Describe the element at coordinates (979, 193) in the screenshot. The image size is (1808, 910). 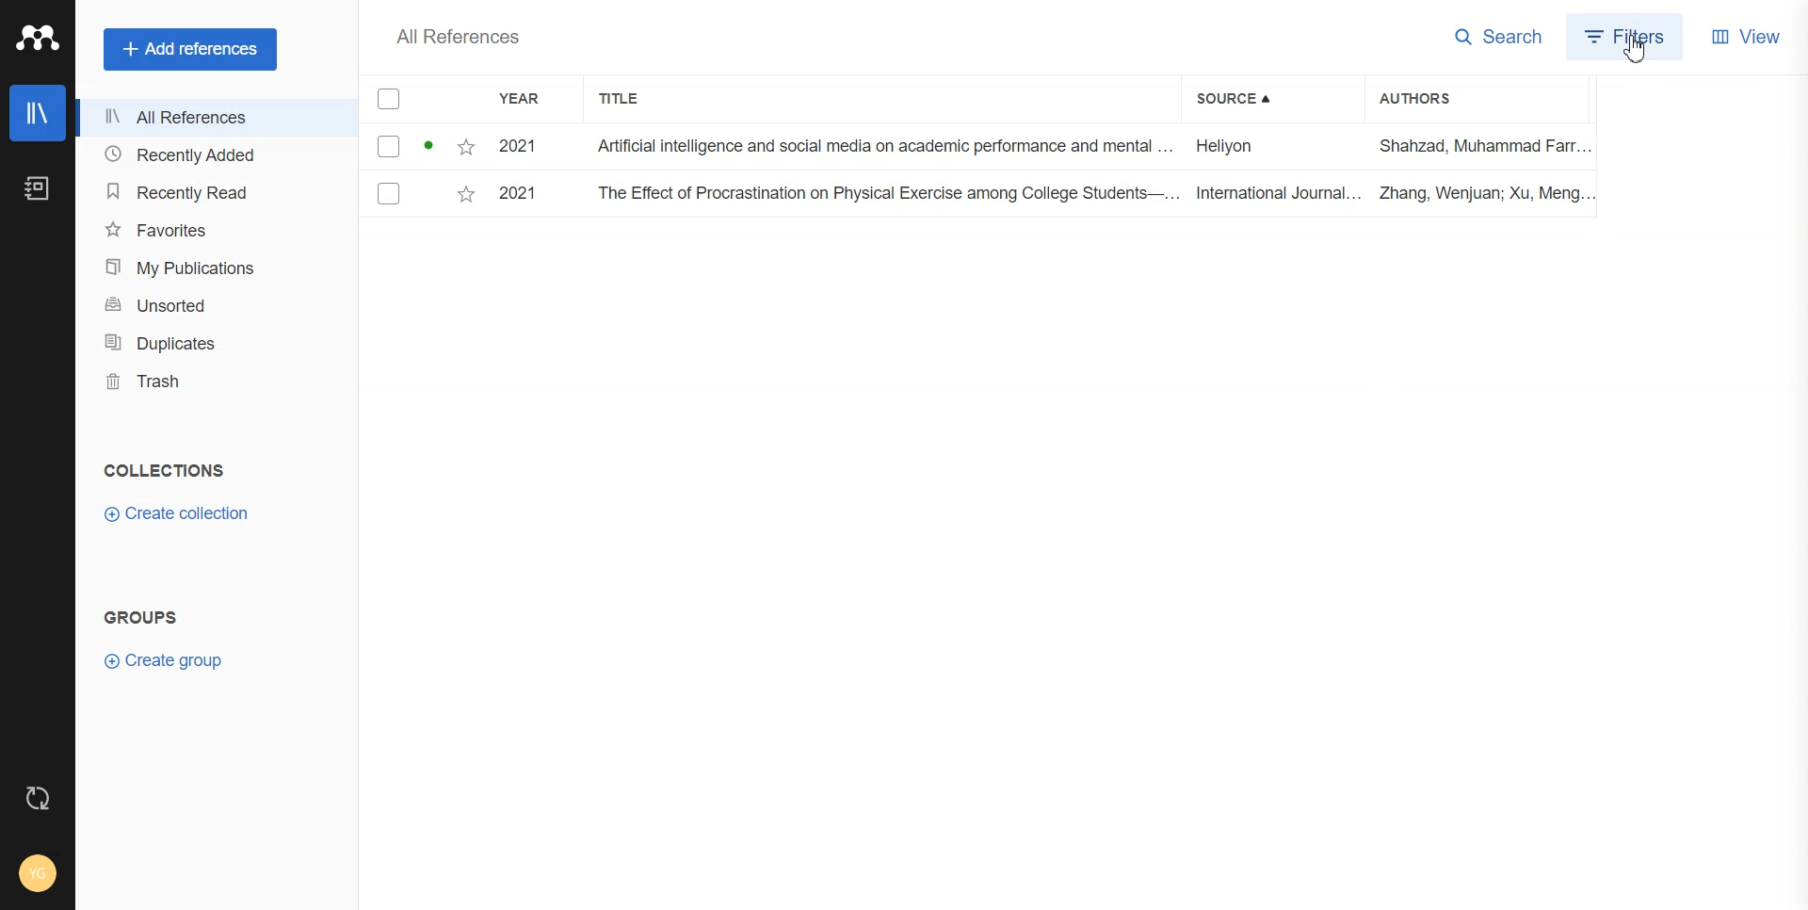
I see `File` at that location.